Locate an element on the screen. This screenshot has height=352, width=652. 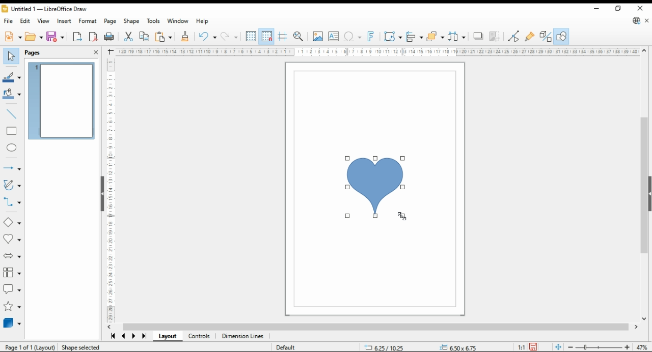
Shape selected is located at coordinates (86, 347).